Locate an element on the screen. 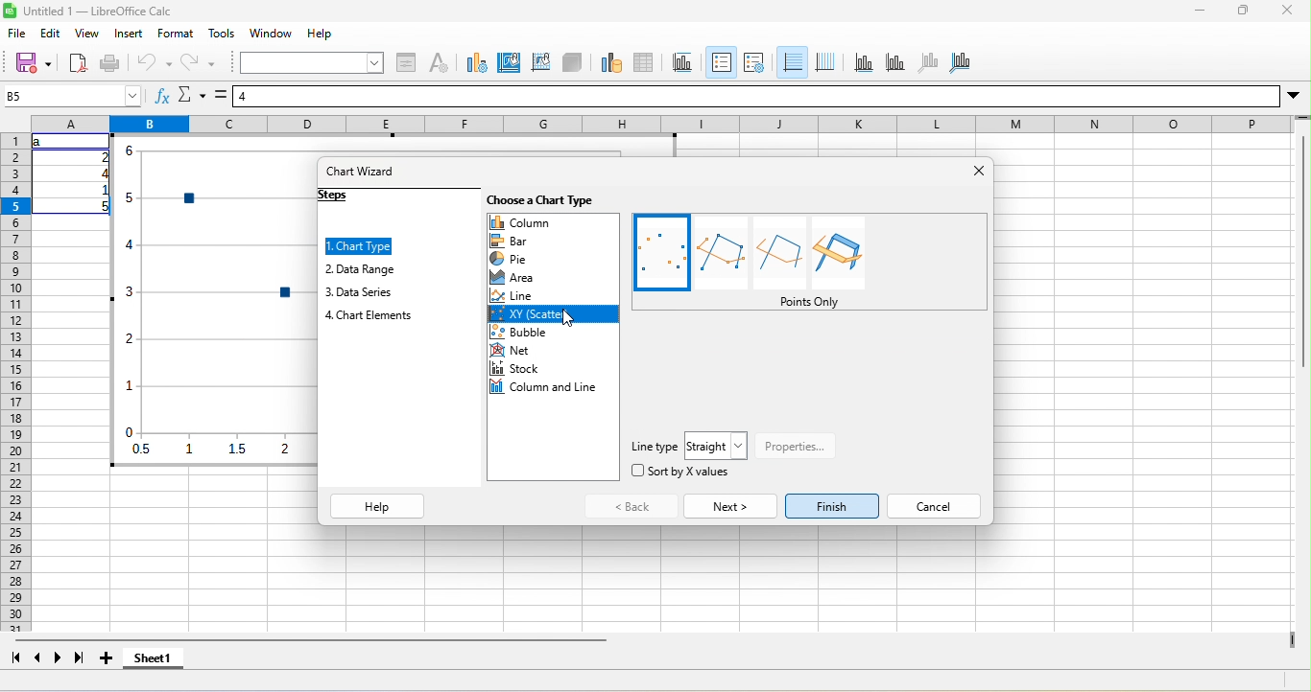 Image resolution: width=1311 pixels, height=692 pixels. points and line is located at coordinates (722, 253).